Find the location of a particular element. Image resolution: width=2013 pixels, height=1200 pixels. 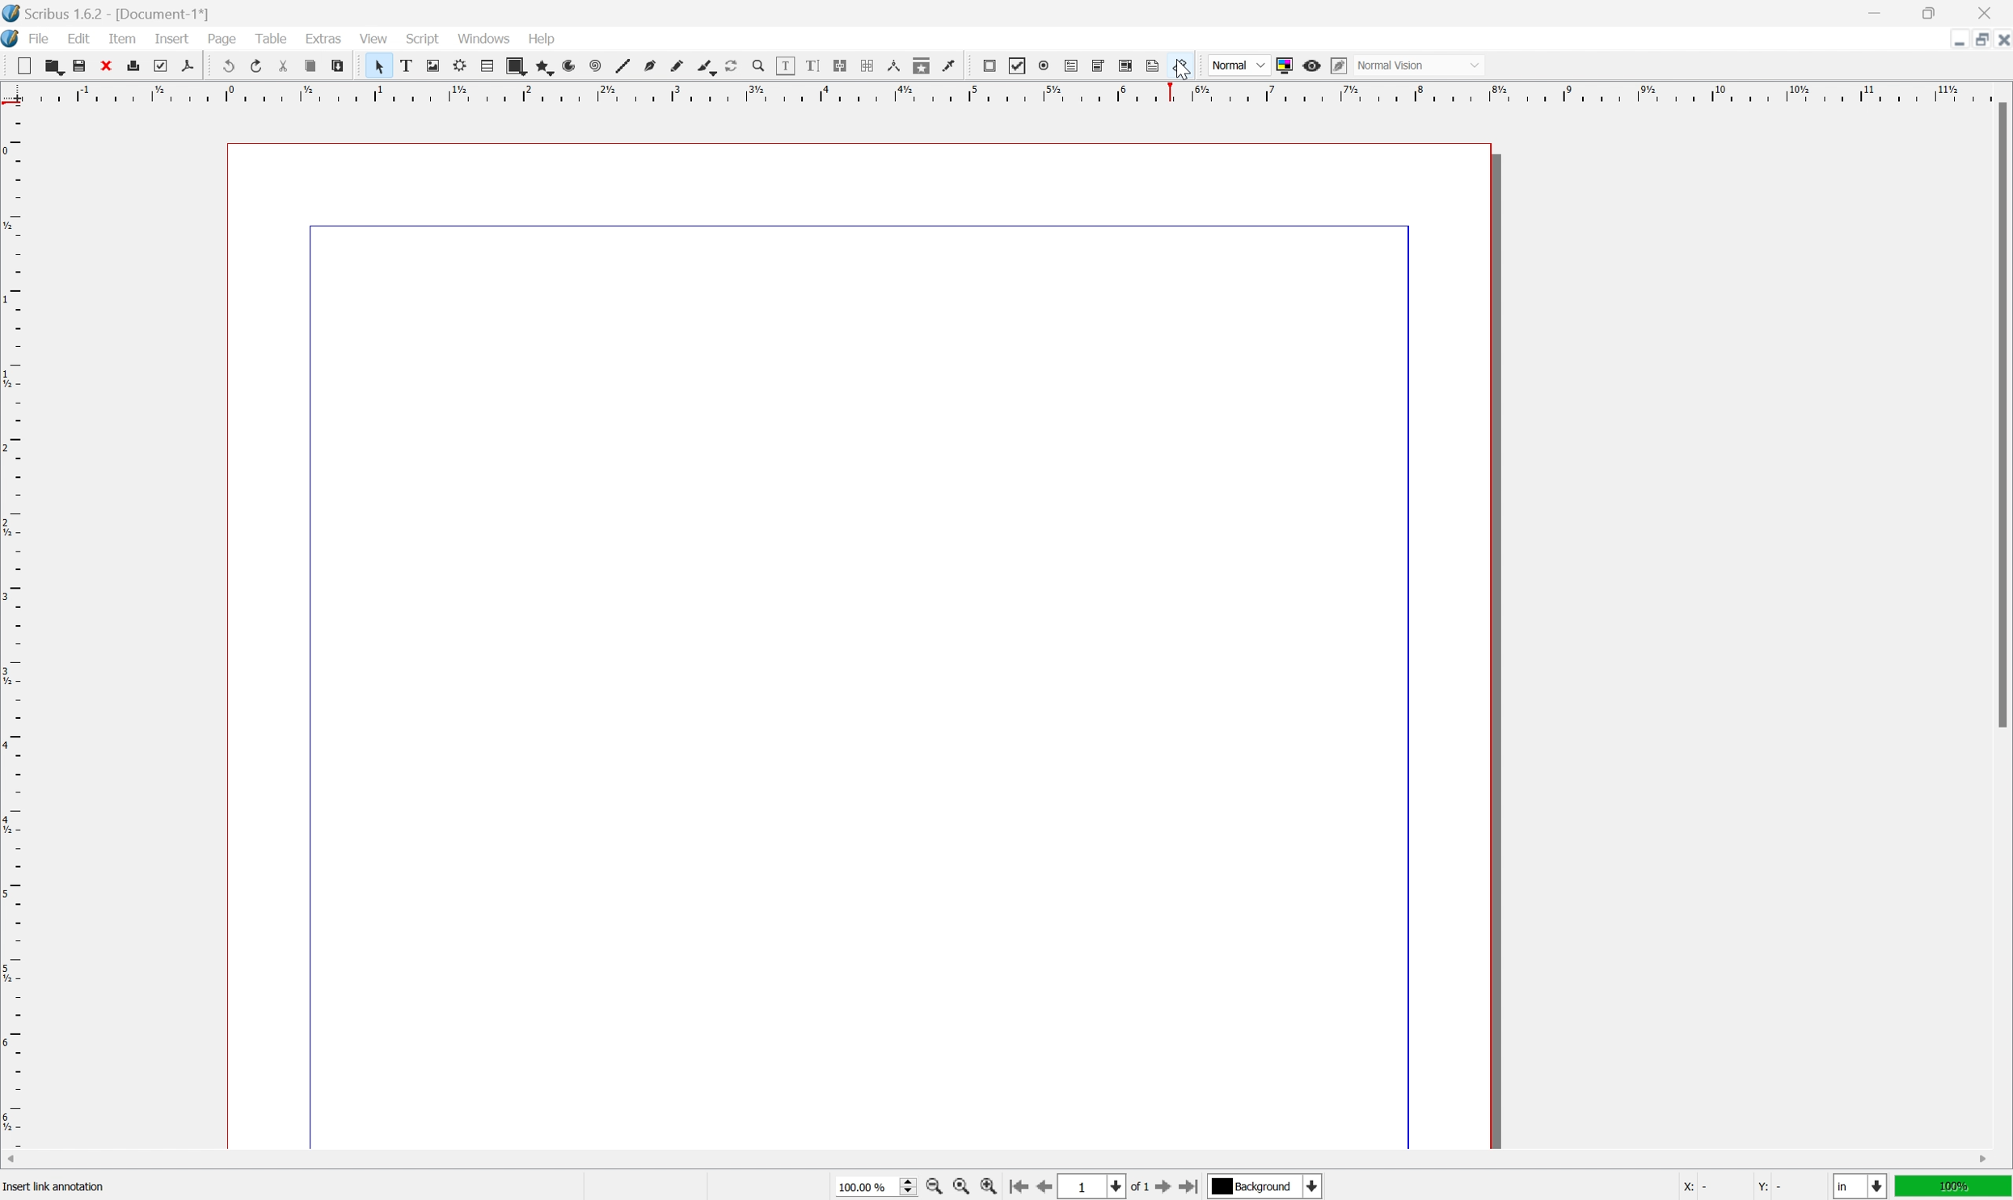

shape is located at coordinates (516, 65).